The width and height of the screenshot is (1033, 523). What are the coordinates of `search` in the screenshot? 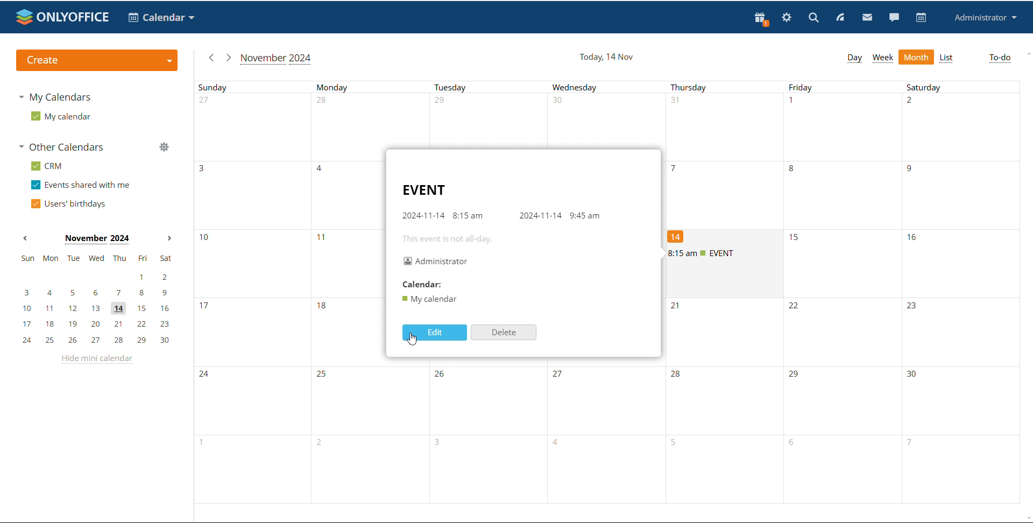 It's located at (813, 17).